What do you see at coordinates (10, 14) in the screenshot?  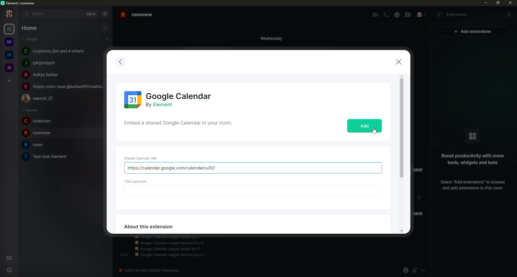 I see `profile` at bounding box center [10, 14].